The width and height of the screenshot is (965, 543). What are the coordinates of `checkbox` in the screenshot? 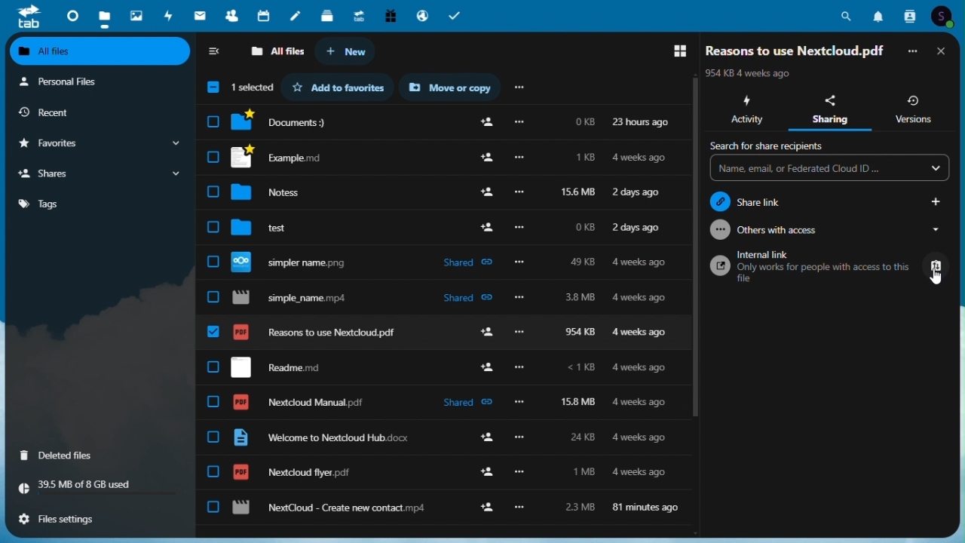 It's located at (214, 368).